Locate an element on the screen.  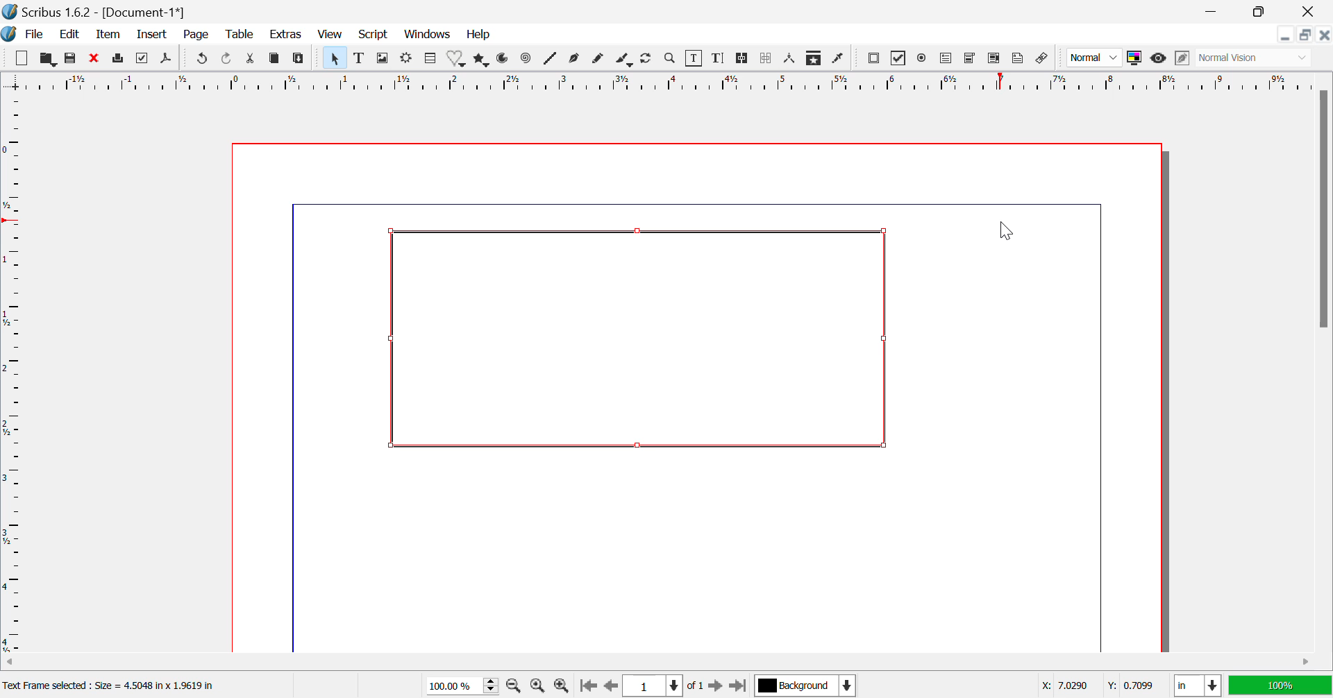
Render Frame is located at coordinates (408, 58).